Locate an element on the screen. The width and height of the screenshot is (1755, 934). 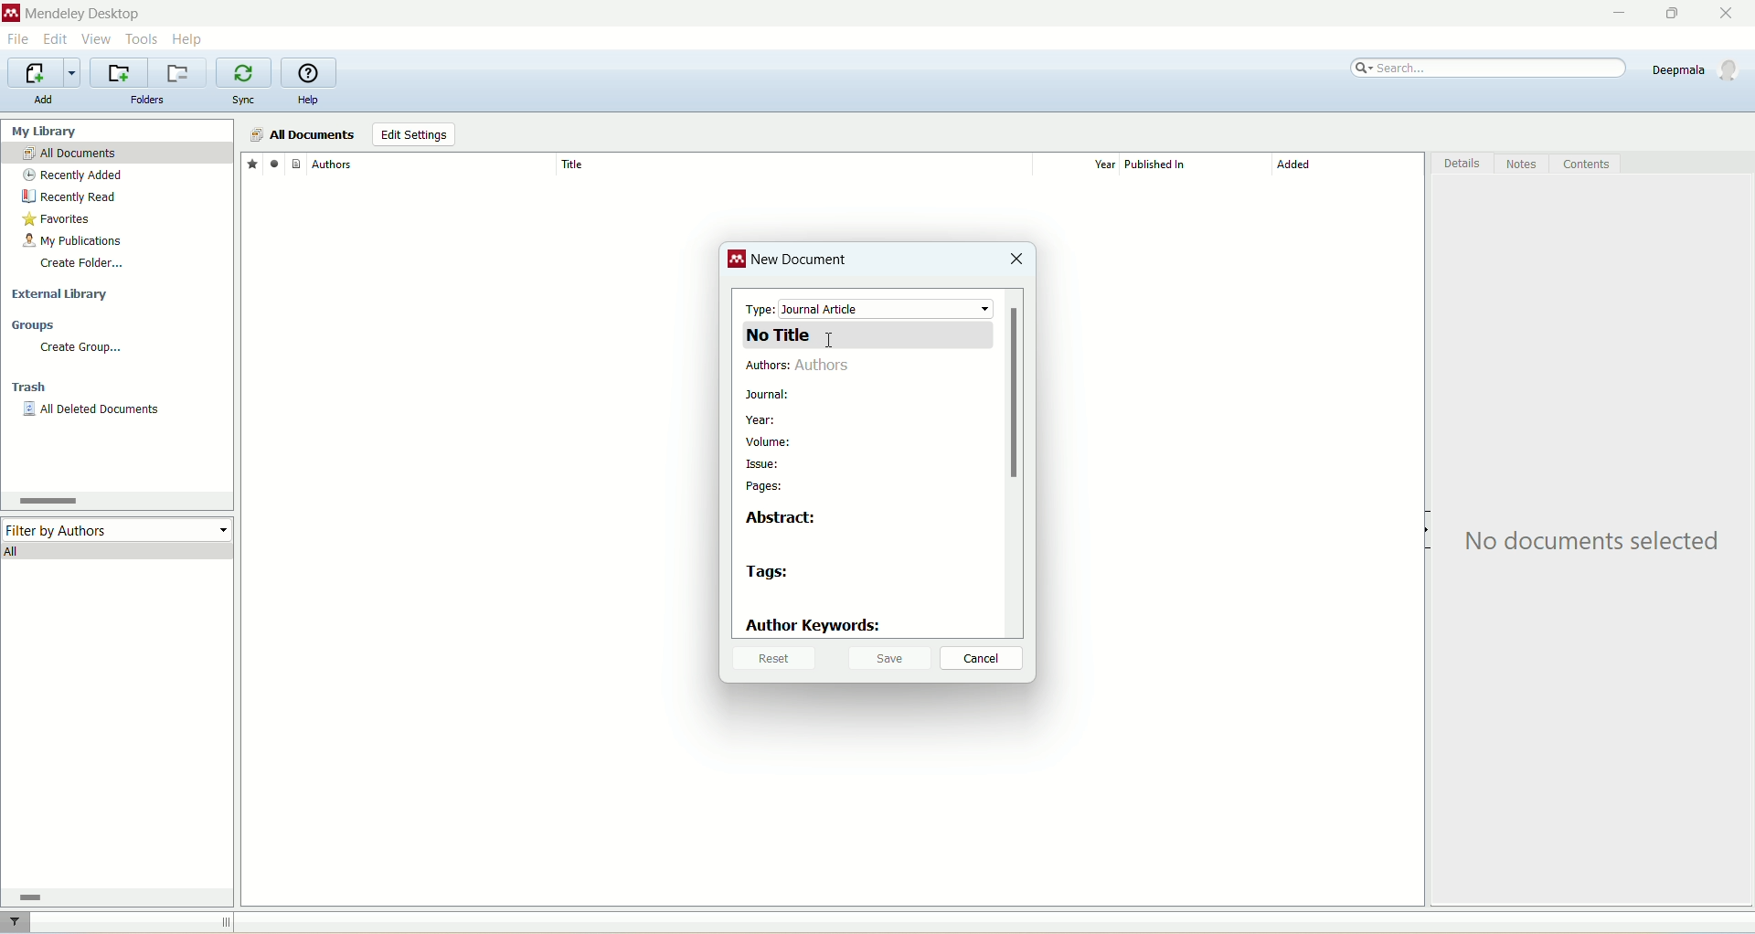
new document is located at coordinates (802, 263).